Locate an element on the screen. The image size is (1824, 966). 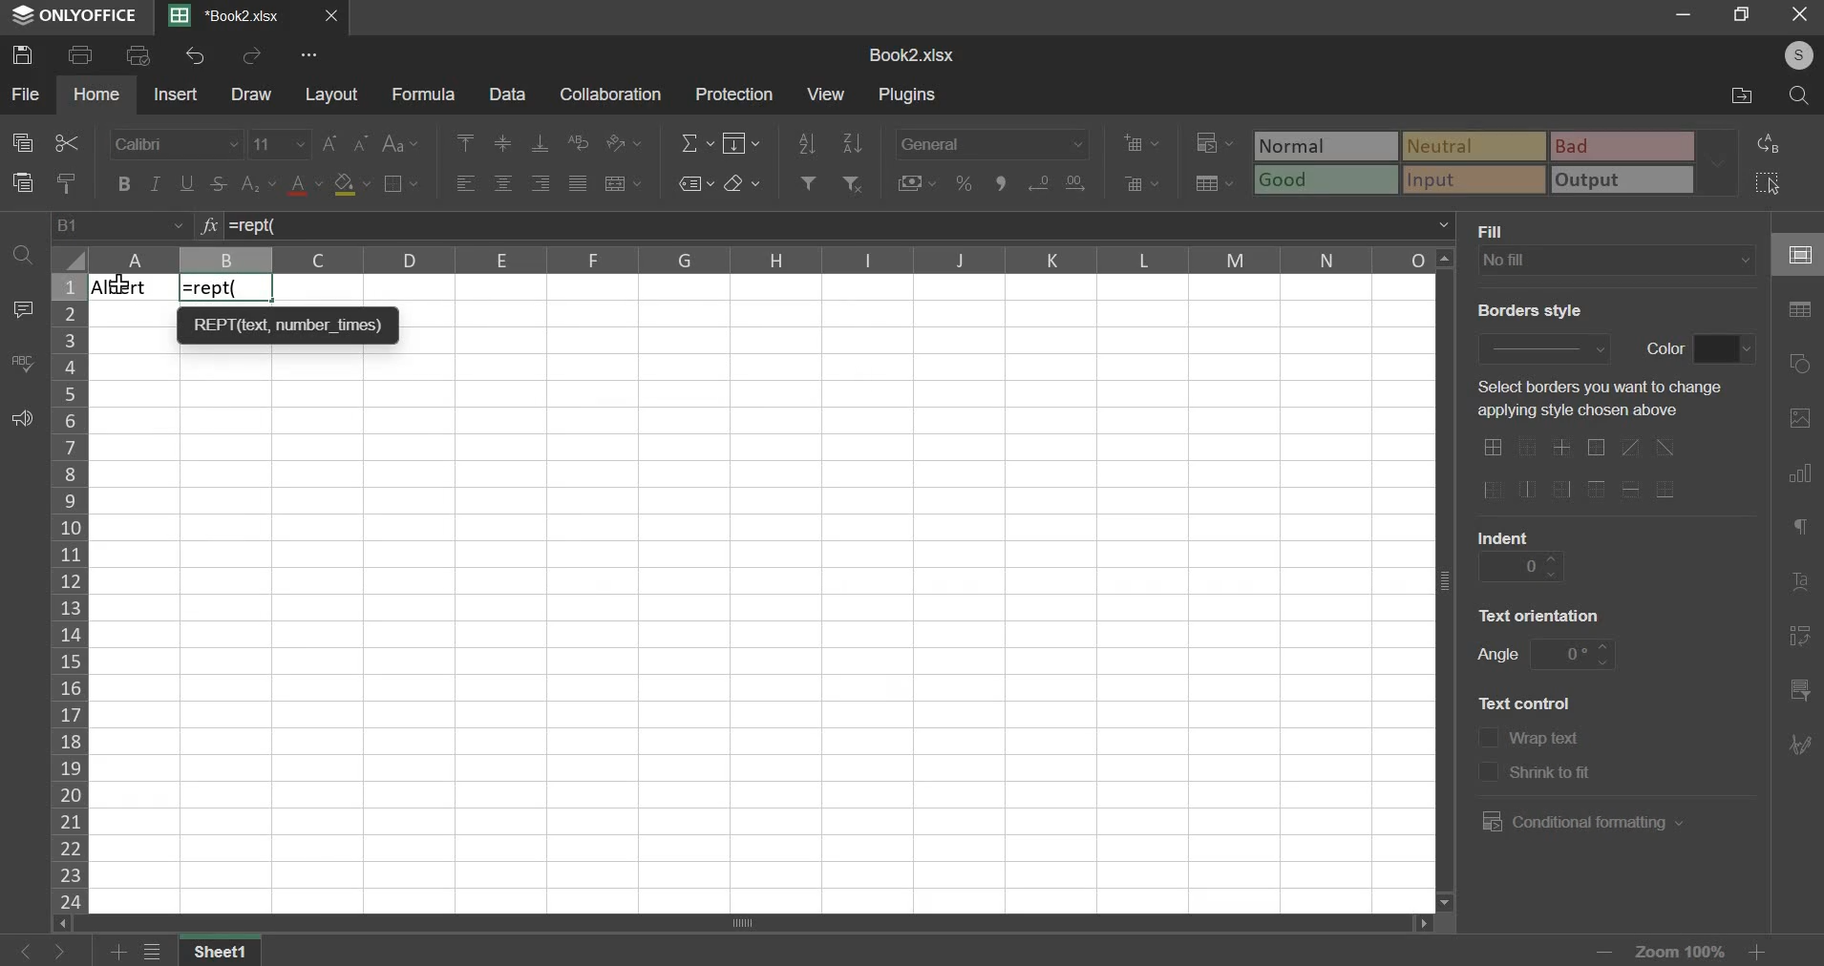
comment is located at coordinates (27, 307).